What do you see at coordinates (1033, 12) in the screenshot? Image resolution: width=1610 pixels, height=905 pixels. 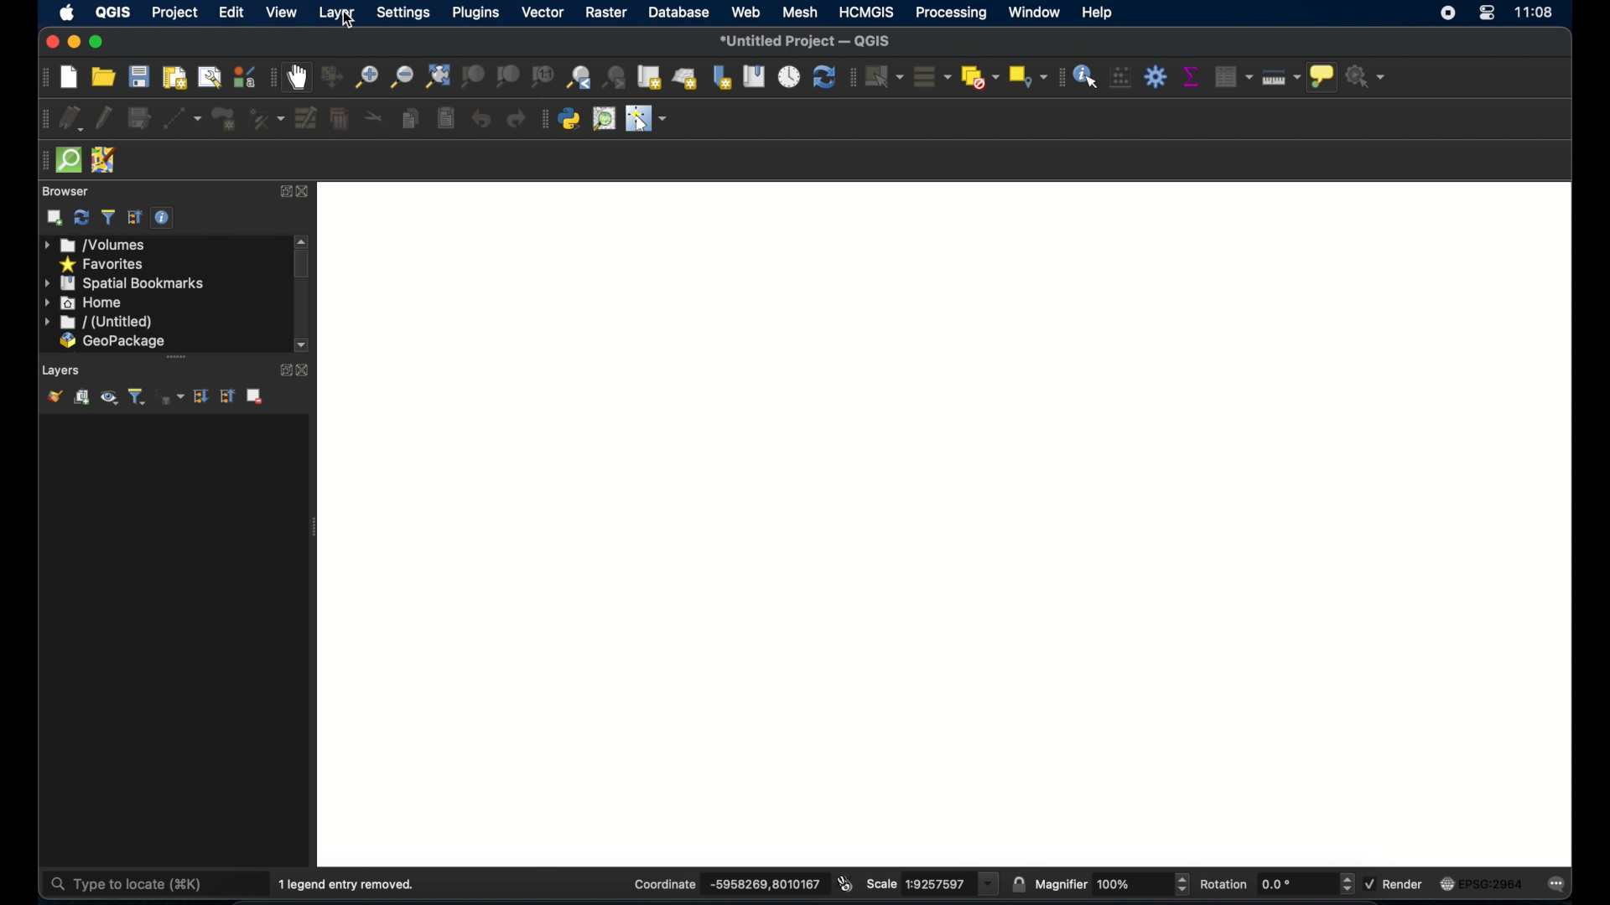 I see `window` at bounding box center [1033, 12].